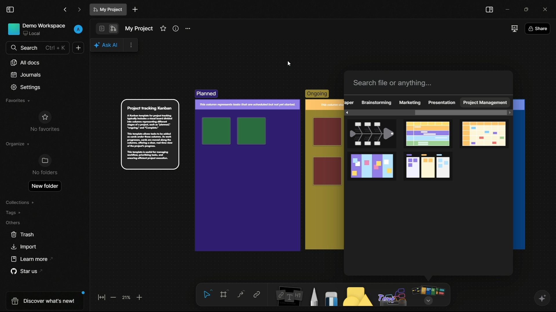 The height and width of the screenshot is (312, 556). Describe the element at coordinates (17, 101) in the screenshot. I see `favorites` at that location.